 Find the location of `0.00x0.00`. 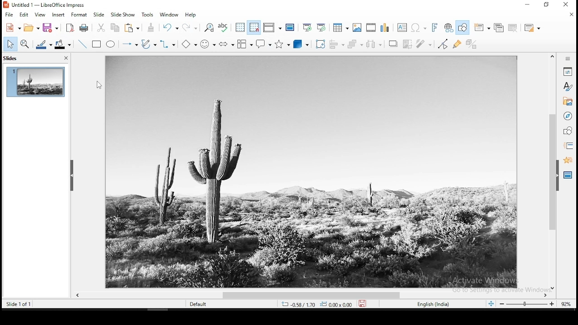

0.00x0.00 is located at coordinates (337, 305).